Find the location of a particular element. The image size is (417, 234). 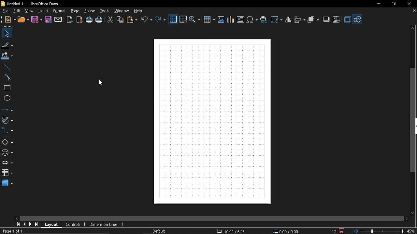

controls is located at coordinates (74, 225).